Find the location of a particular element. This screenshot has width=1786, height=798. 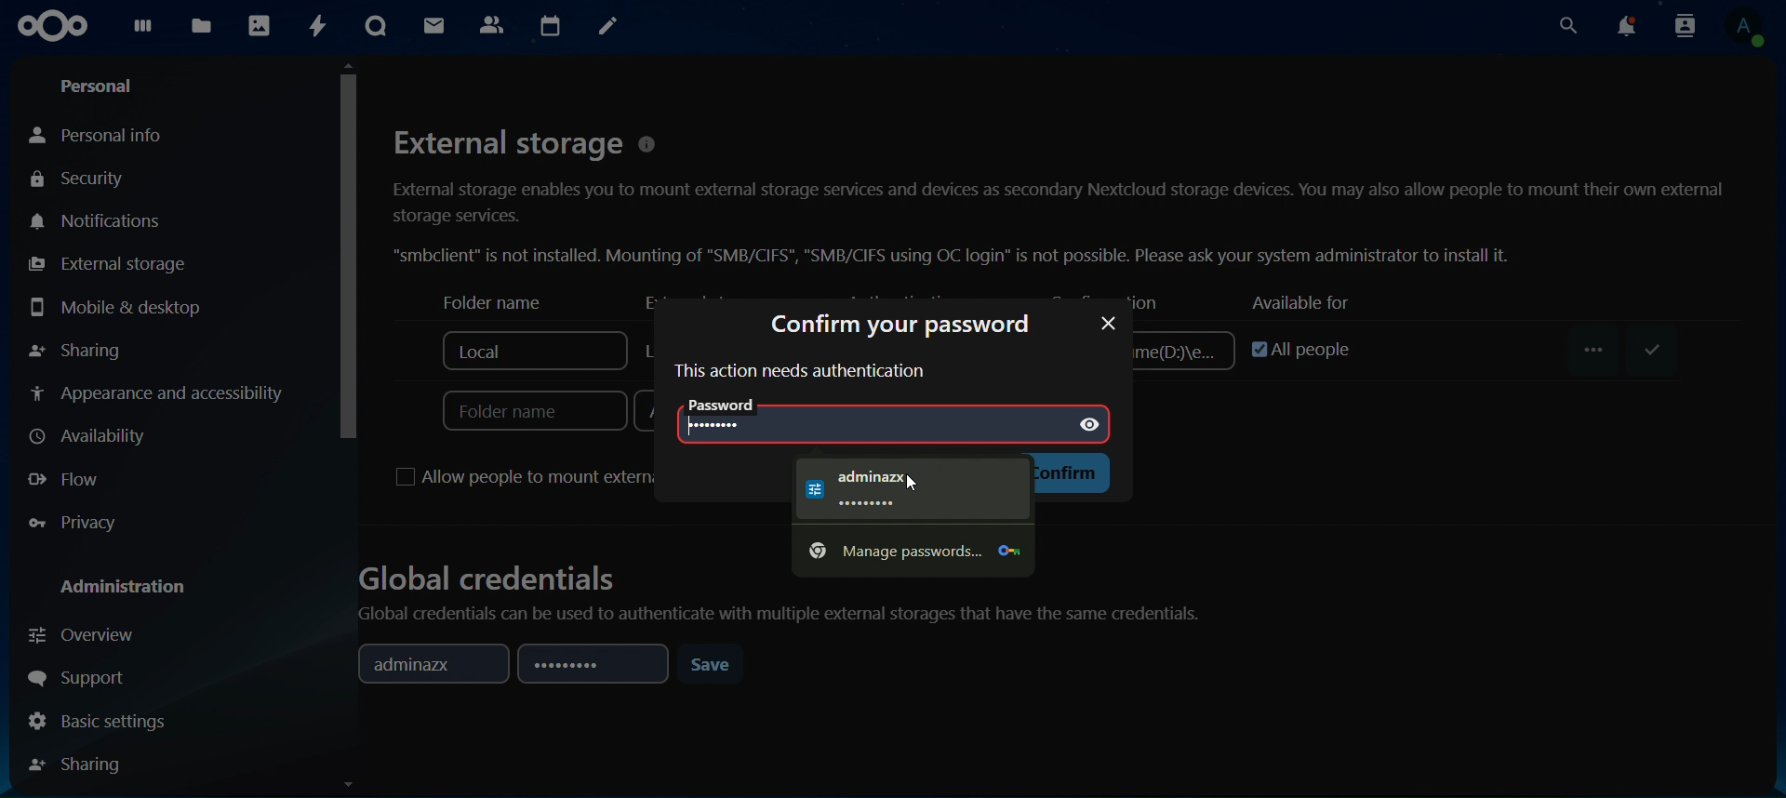

view profile is located at coordinates (1752, 29).